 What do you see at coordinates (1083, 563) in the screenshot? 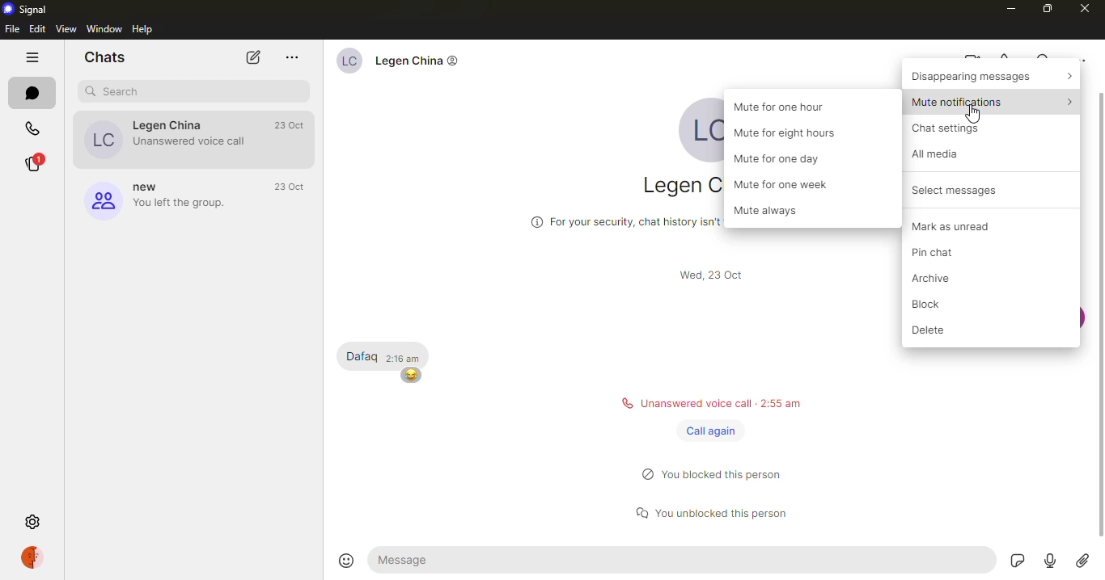
I see `attach` at bounding box center [1083, 563].